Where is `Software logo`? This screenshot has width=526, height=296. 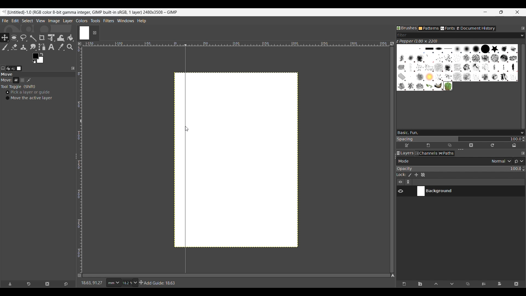
Software logo is located at coordinates (4, 12).